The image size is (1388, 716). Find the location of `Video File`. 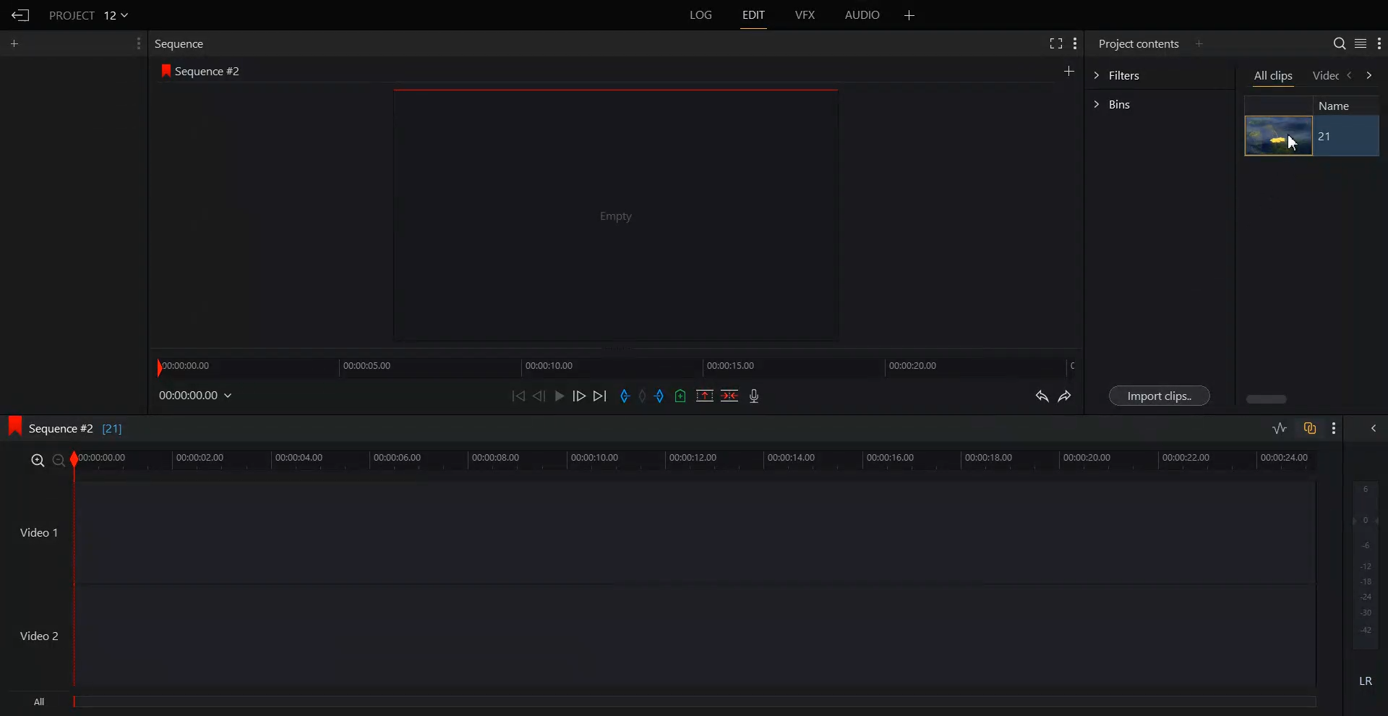

Video File is located at coordinates (1279, 136).